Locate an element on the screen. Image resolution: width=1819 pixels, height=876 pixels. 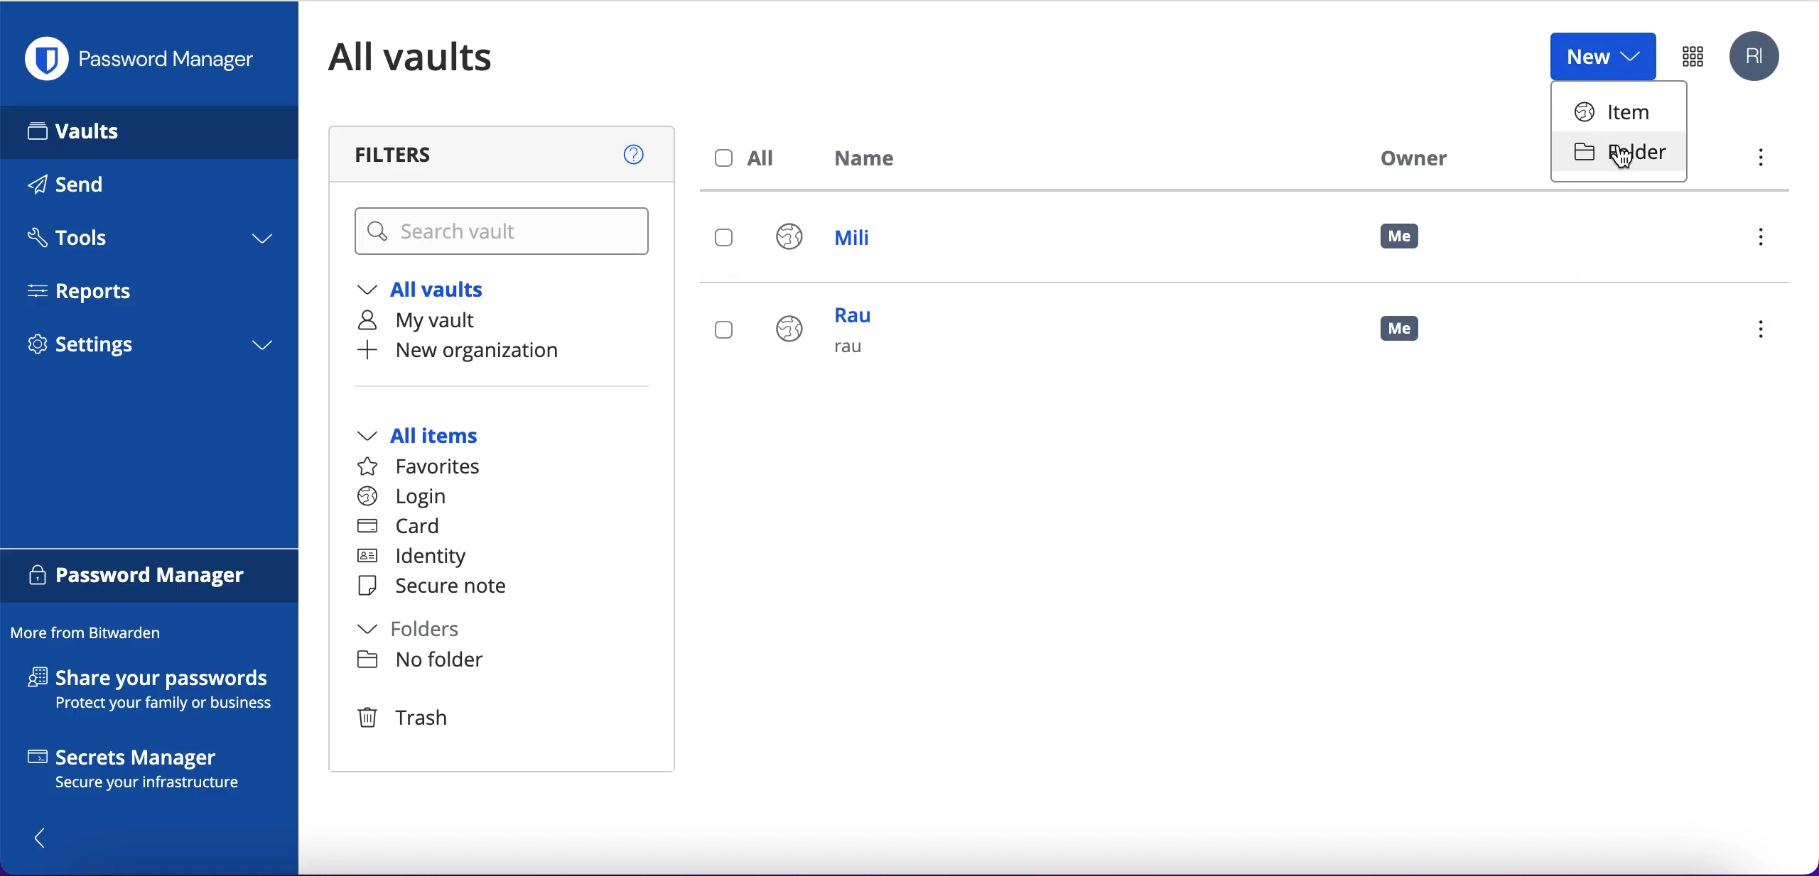
menu is located at coordinates (1767, 332).